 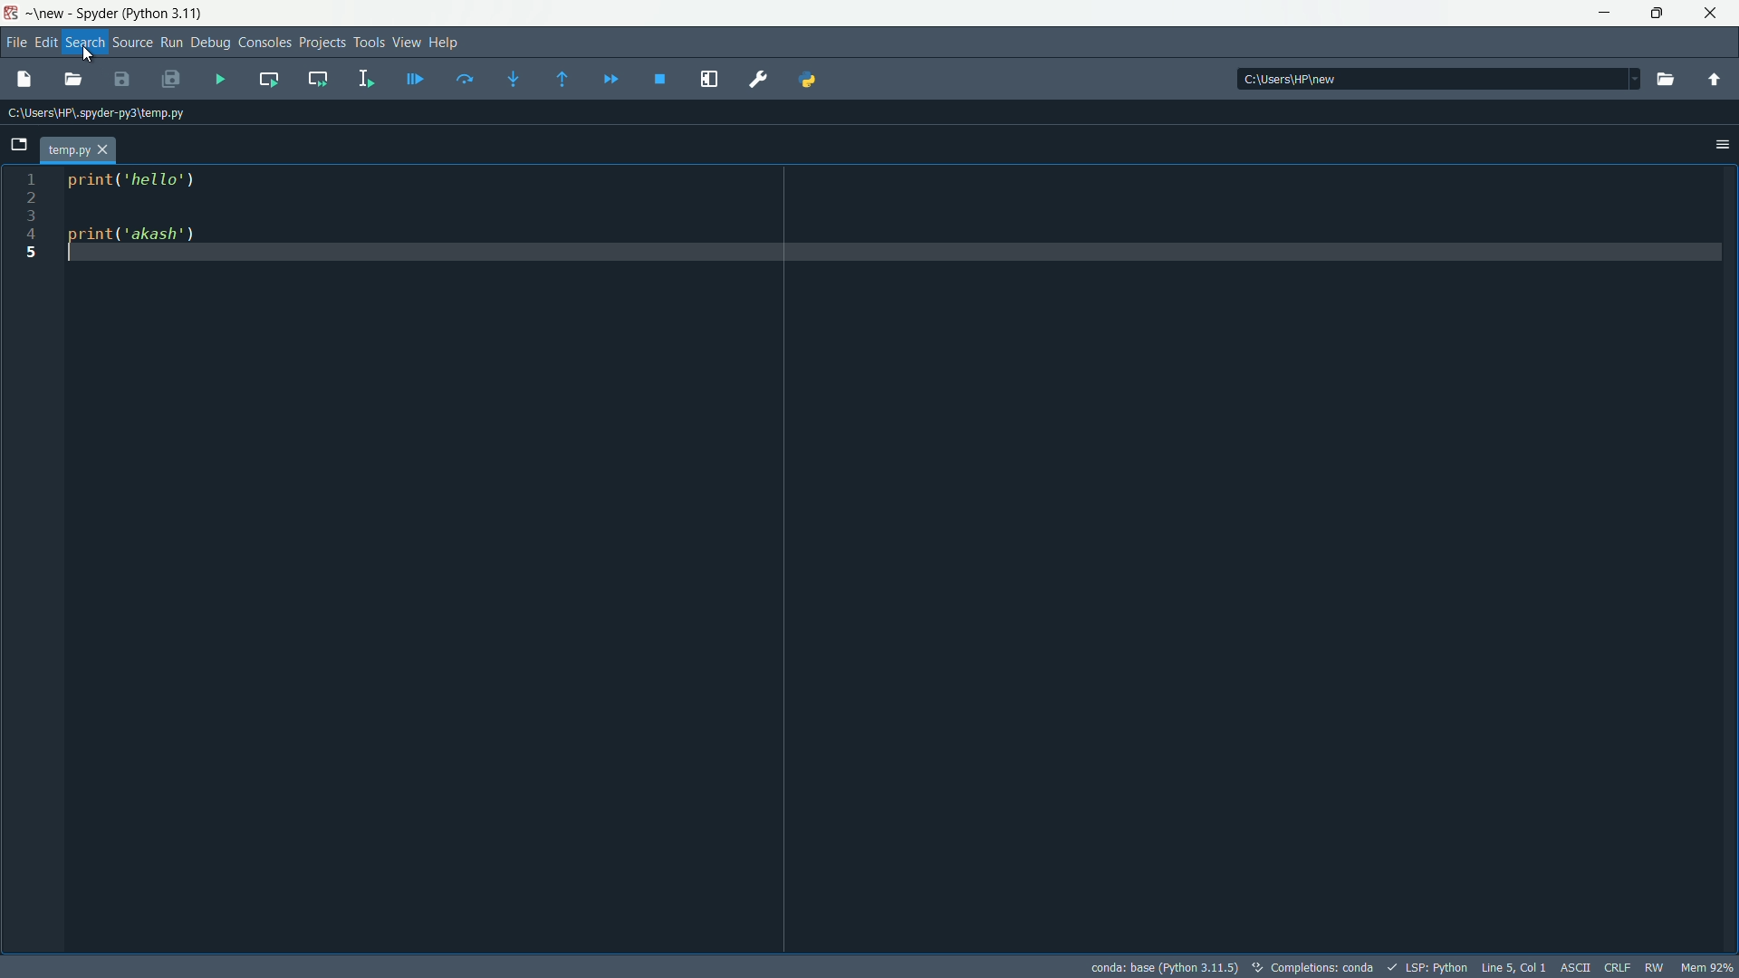 I want to click on RW, so click(x=1655, y=966).